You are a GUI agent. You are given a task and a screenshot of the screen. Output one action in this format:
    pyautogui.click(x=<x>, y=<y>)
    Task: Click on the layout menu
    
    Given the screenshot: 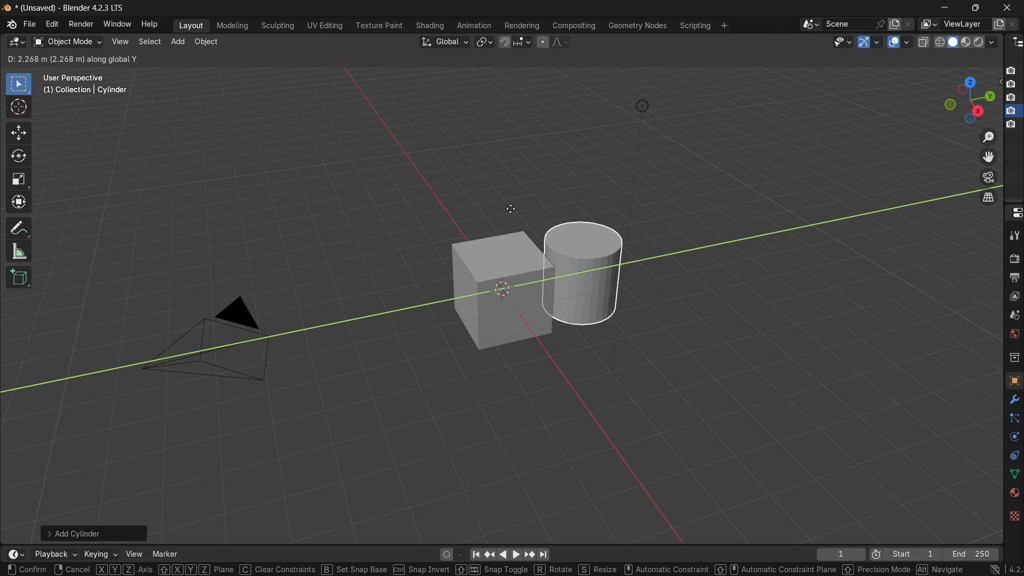 What is the action you would take?
    pyautogui.click(x=192, y=26)
    